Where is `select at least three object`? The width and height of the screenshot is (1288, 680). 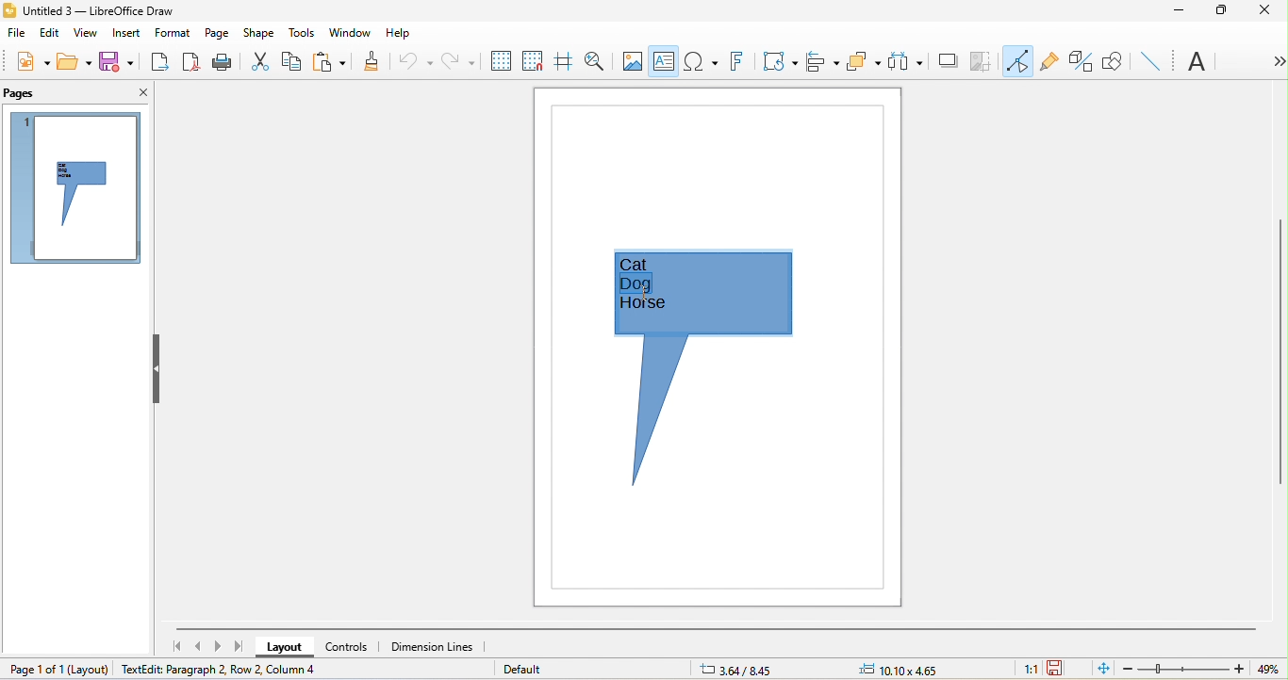 select at least three object is located at coordinates (905, 62).